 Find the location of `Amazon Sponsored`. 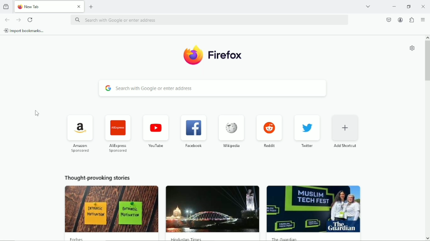

Amazon Sponsored is located at coordinates (79, 133).